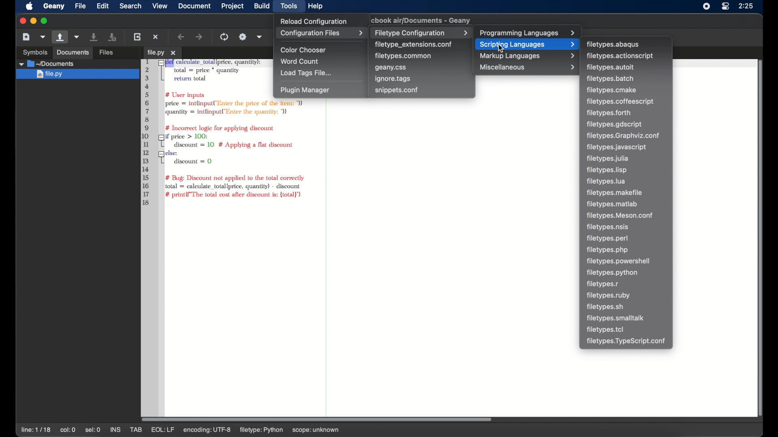  Describe the element at coordinates (612, 273) in the screenshot. I see `filetypes` at that location.